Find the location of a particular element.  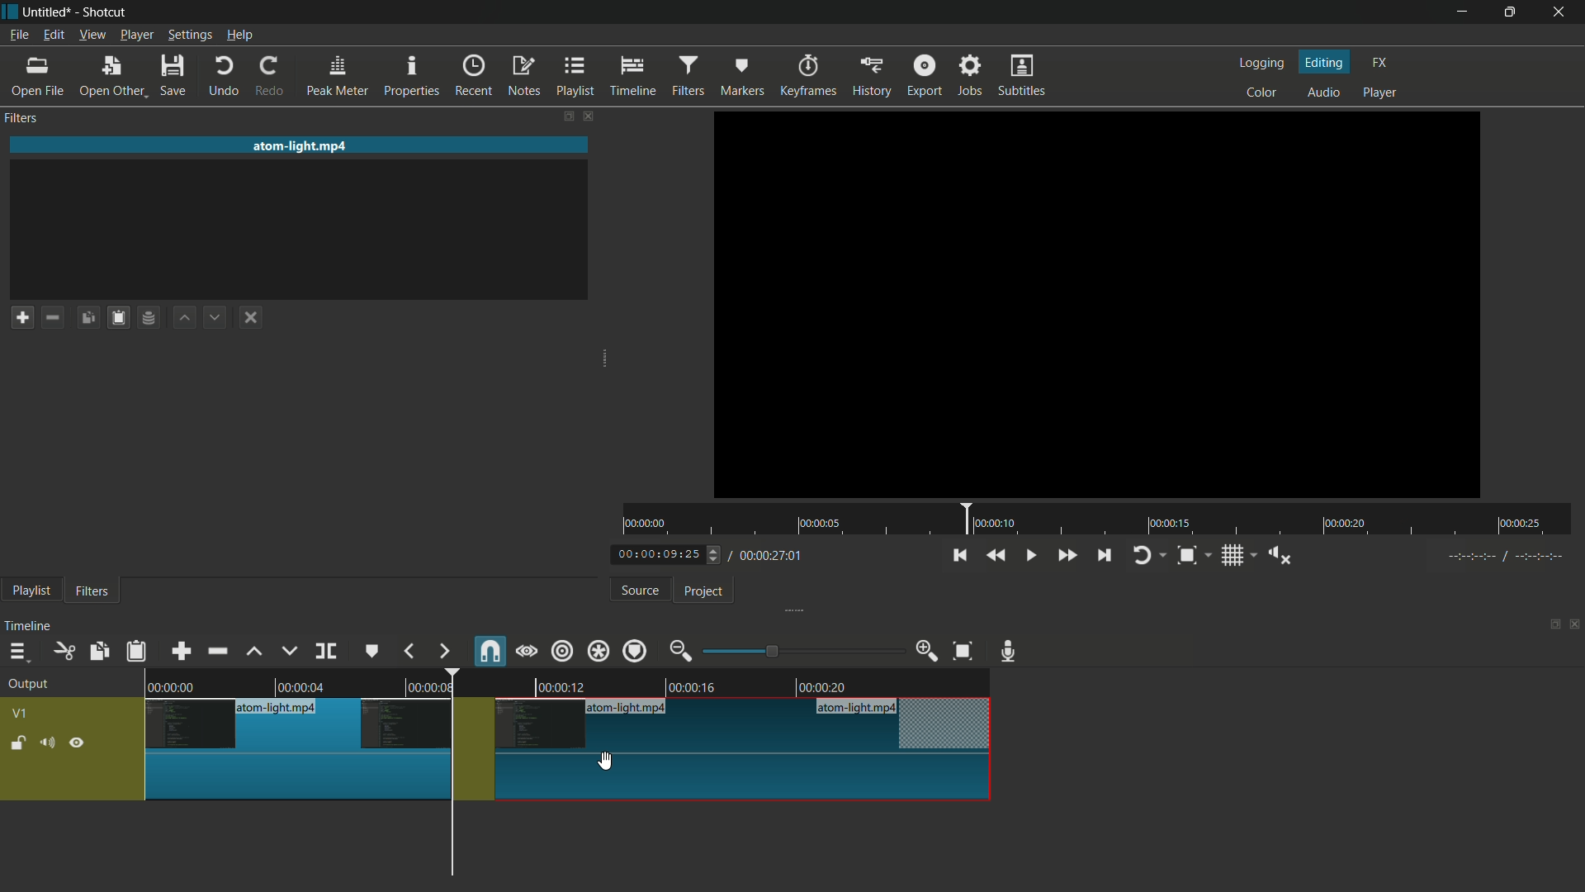

keyframes is located at coordinates (806, 76).